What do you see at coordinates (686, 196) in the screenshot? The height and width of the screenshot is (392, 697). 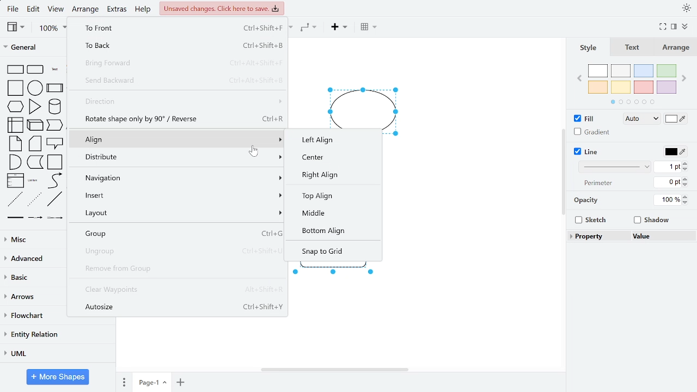 I see `increase opacity` at bounding box center [686, 196].